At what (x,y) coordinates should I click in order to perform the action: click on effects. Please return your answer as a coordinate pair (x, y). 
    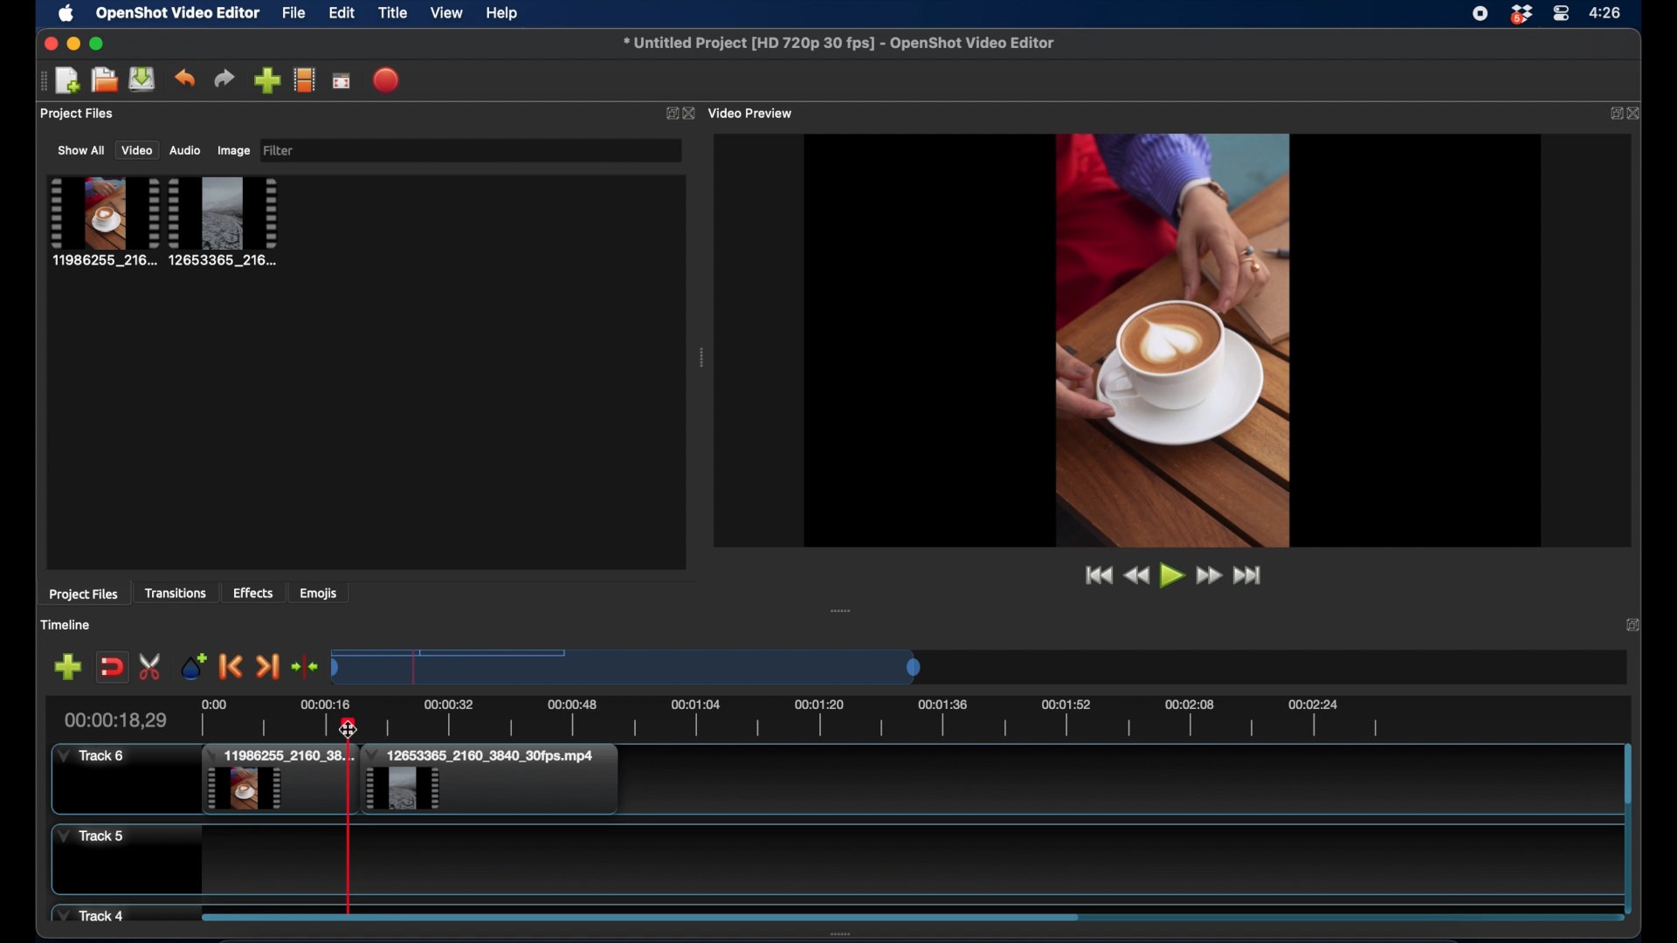
    Looking at the image, I should click on (254, 593).